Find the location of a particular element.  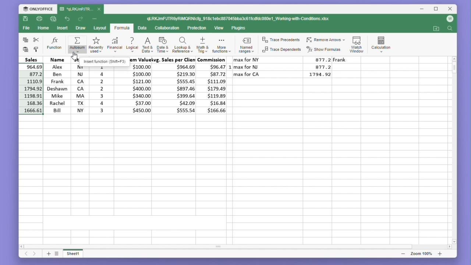

Previous sheet is located at coordinates (24, 255).